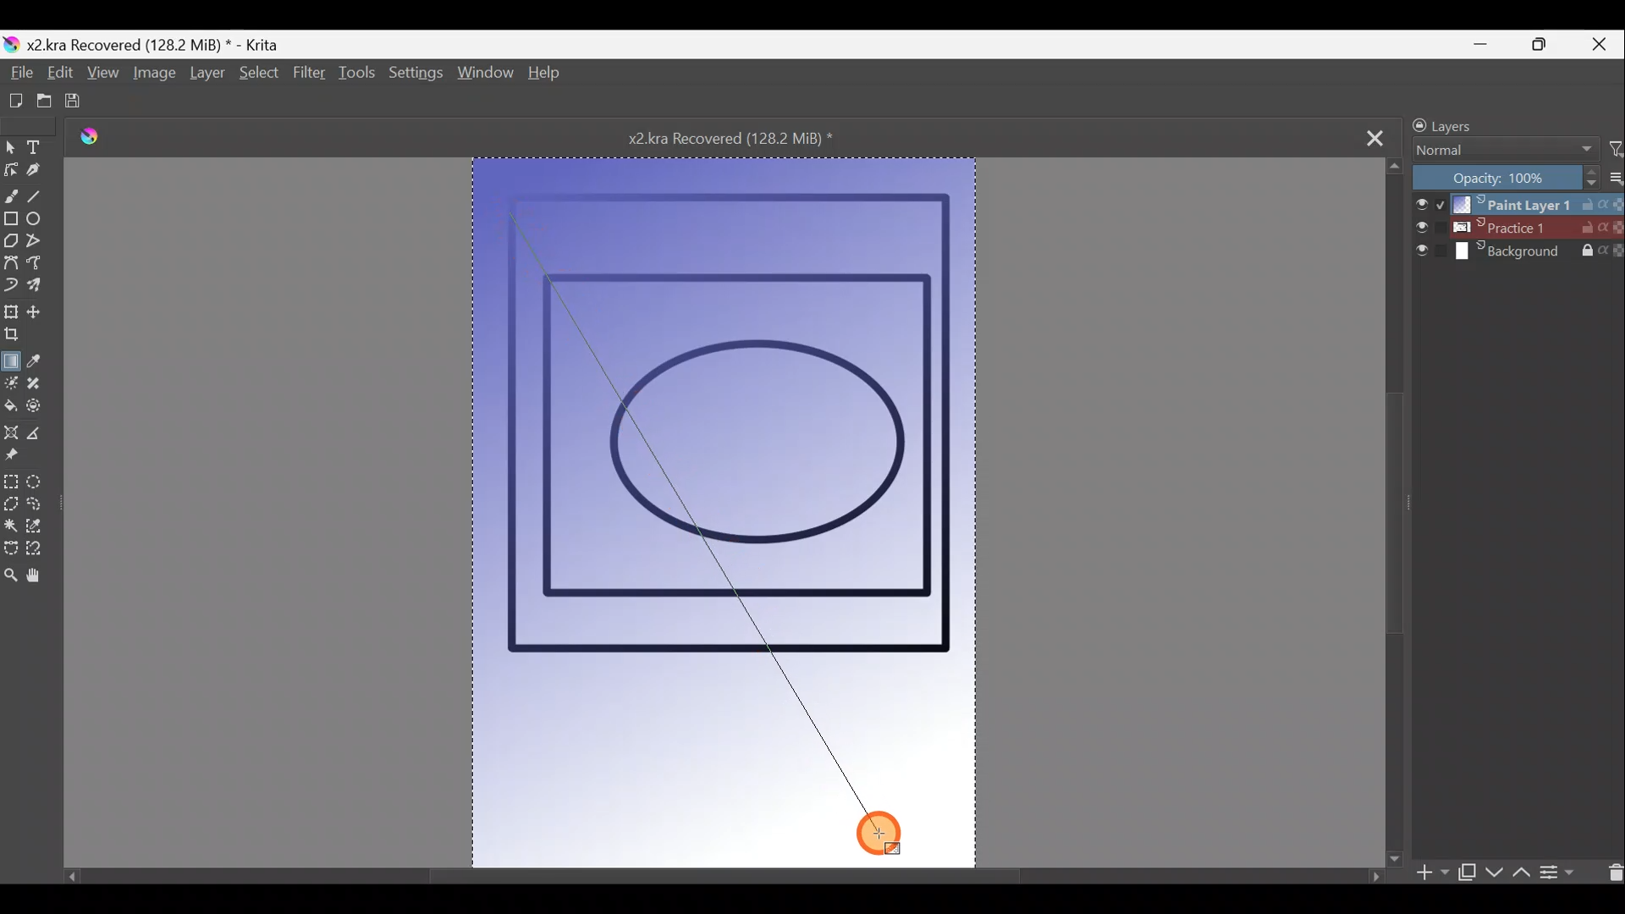  Describe the element at coordinates (1467, 876) in the screenshot. I see `Duplicate layer/mask` at that location.